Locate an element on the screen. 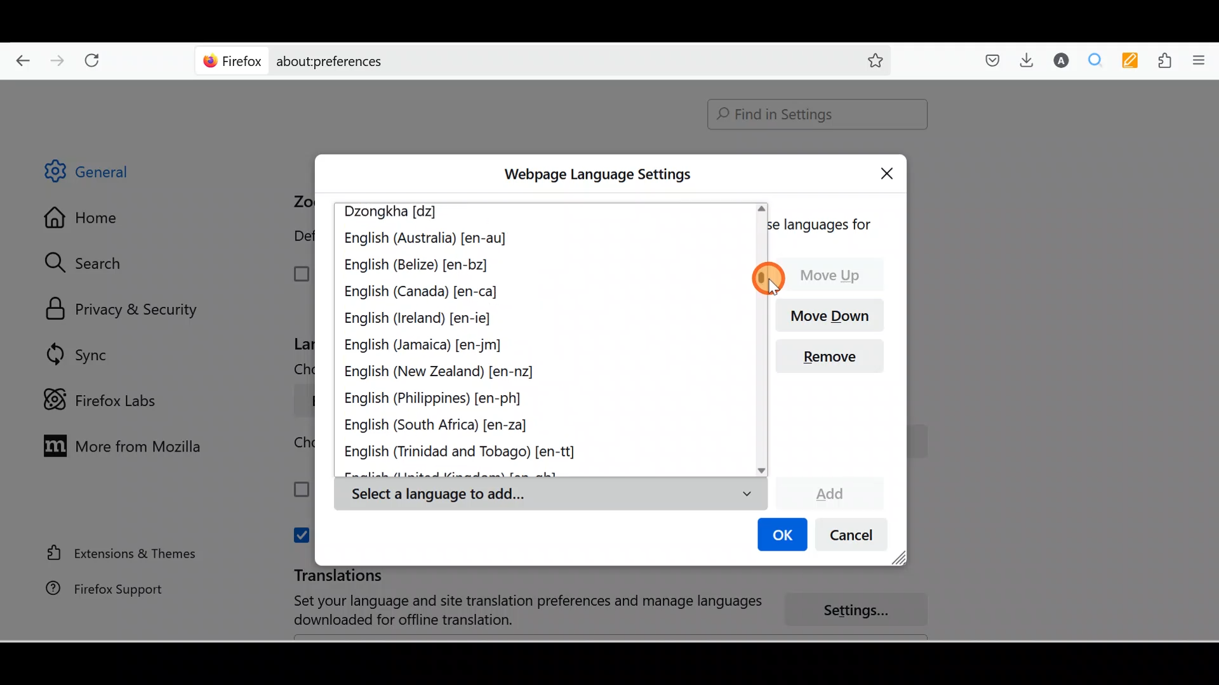 The height and width of the screenshot is (685, 1219). Home is located at coordinates (91, 221).